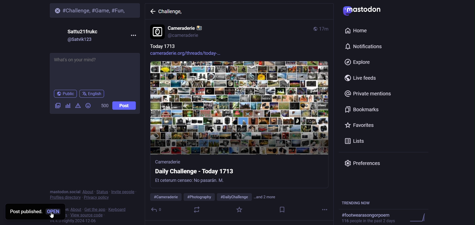 The image size is (475, 225). I want to click on privacy policy, so click(96, 197).